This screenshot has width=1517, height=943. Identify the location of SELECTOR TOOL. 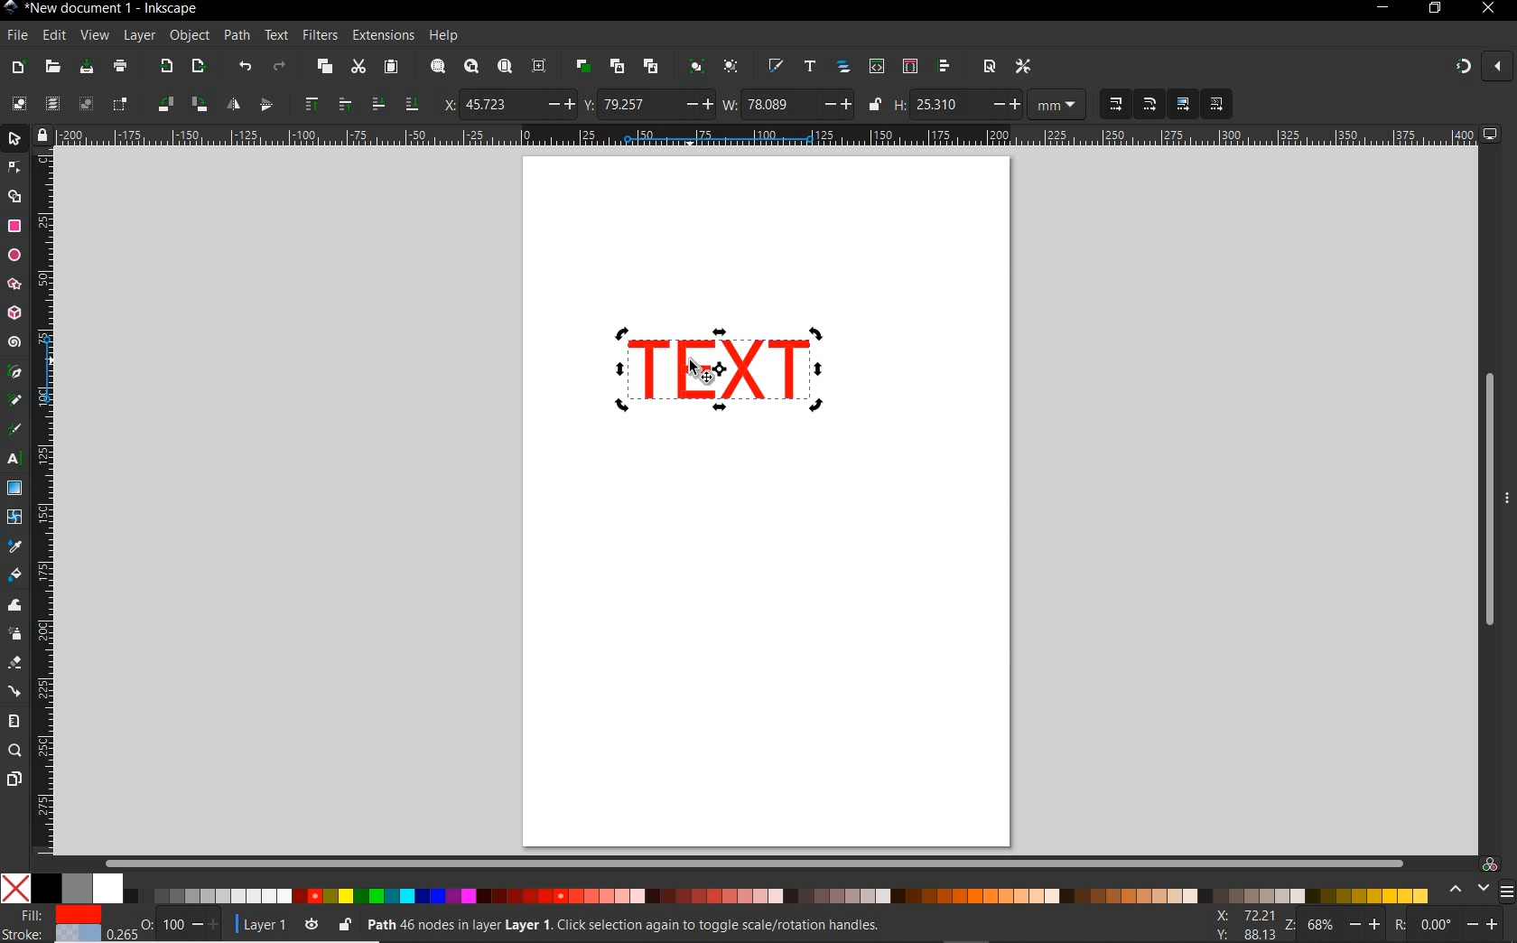
(15, 185).